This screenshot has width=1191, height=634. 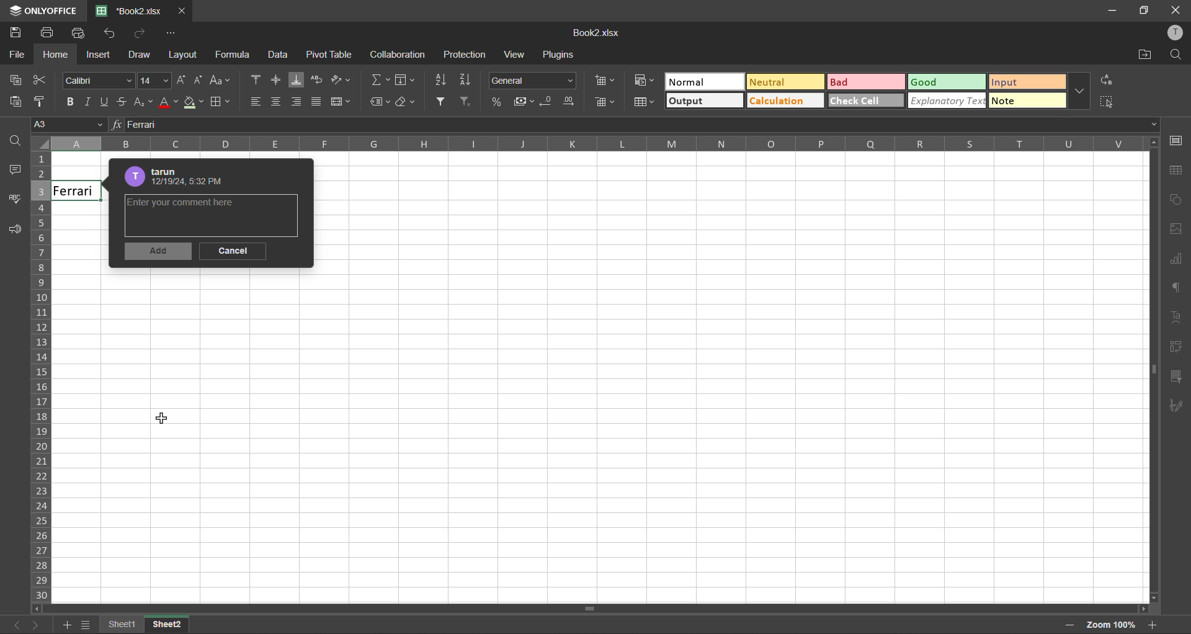 What do you see at coordinates (193, 104) in the screenshot?
I see `fill color` at bounding box center [193, 104].